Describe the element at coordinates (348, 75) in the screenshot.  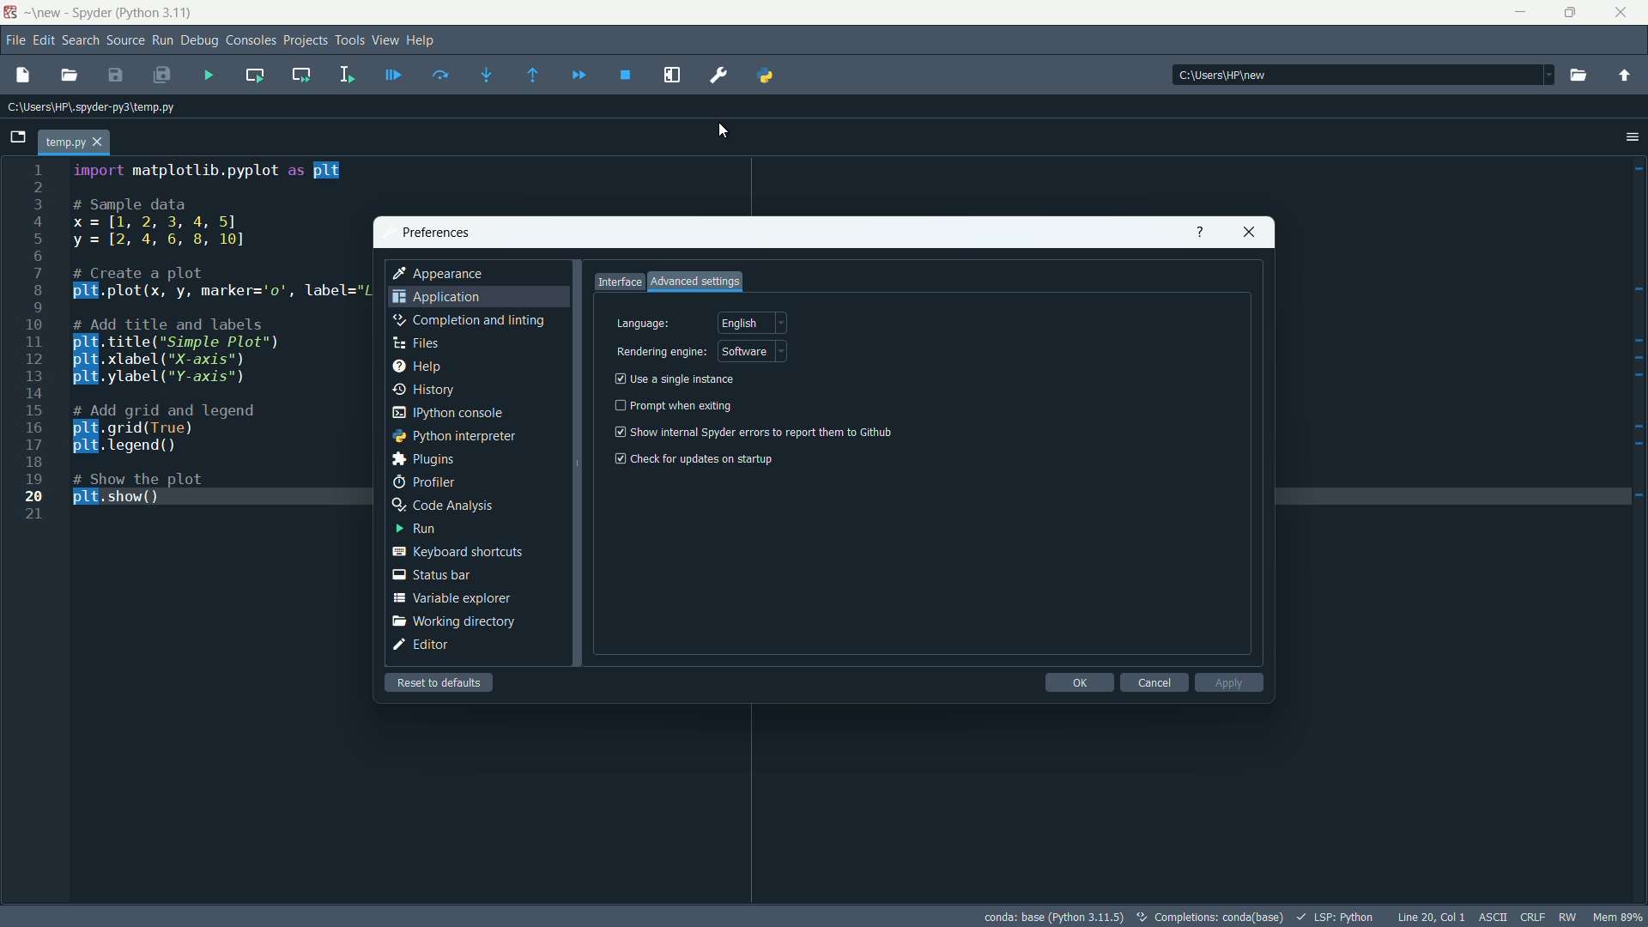
I see `run selection` at that location.